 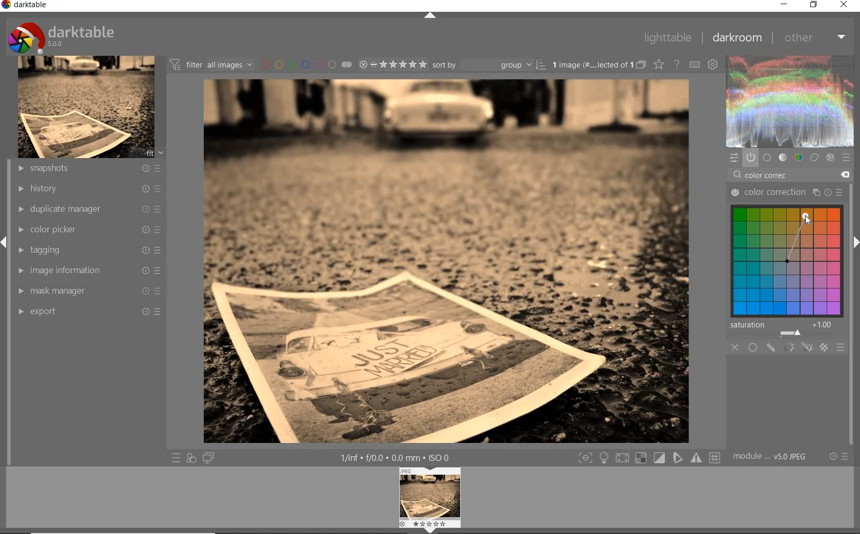 I want to click on show global preference, so click(x=712, y=65).